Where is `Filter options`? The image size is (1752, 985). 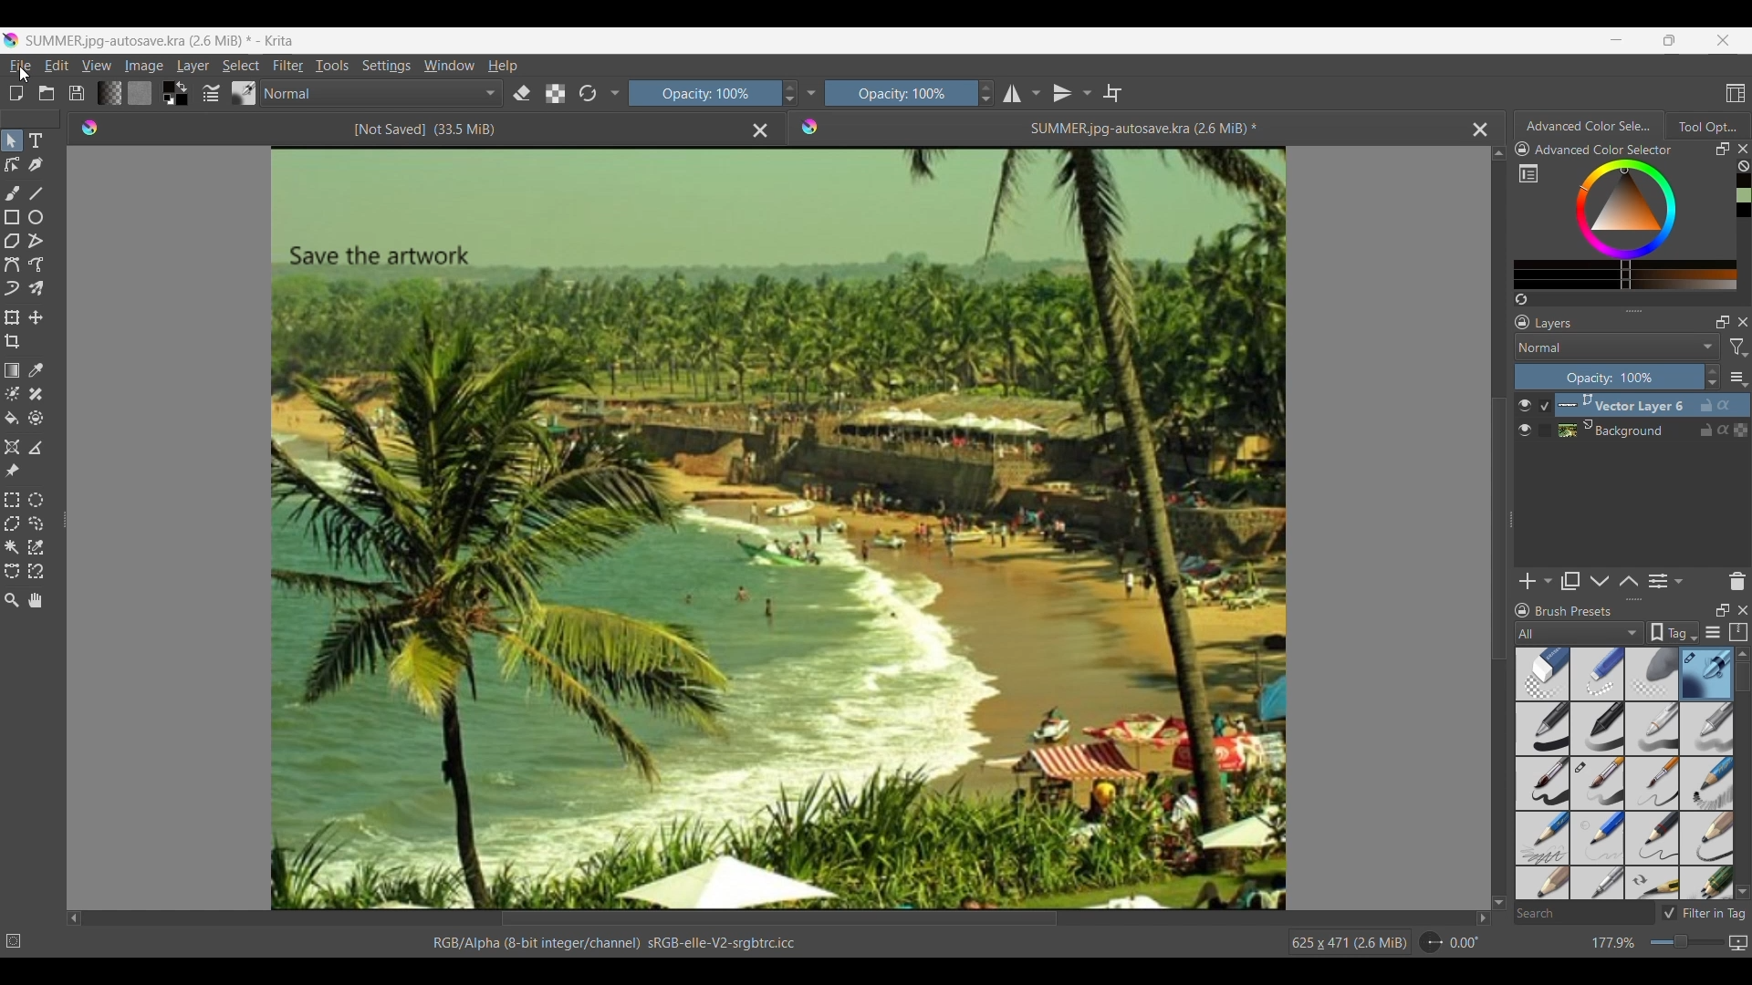
Filter options is located at coordinates (1737, 347).